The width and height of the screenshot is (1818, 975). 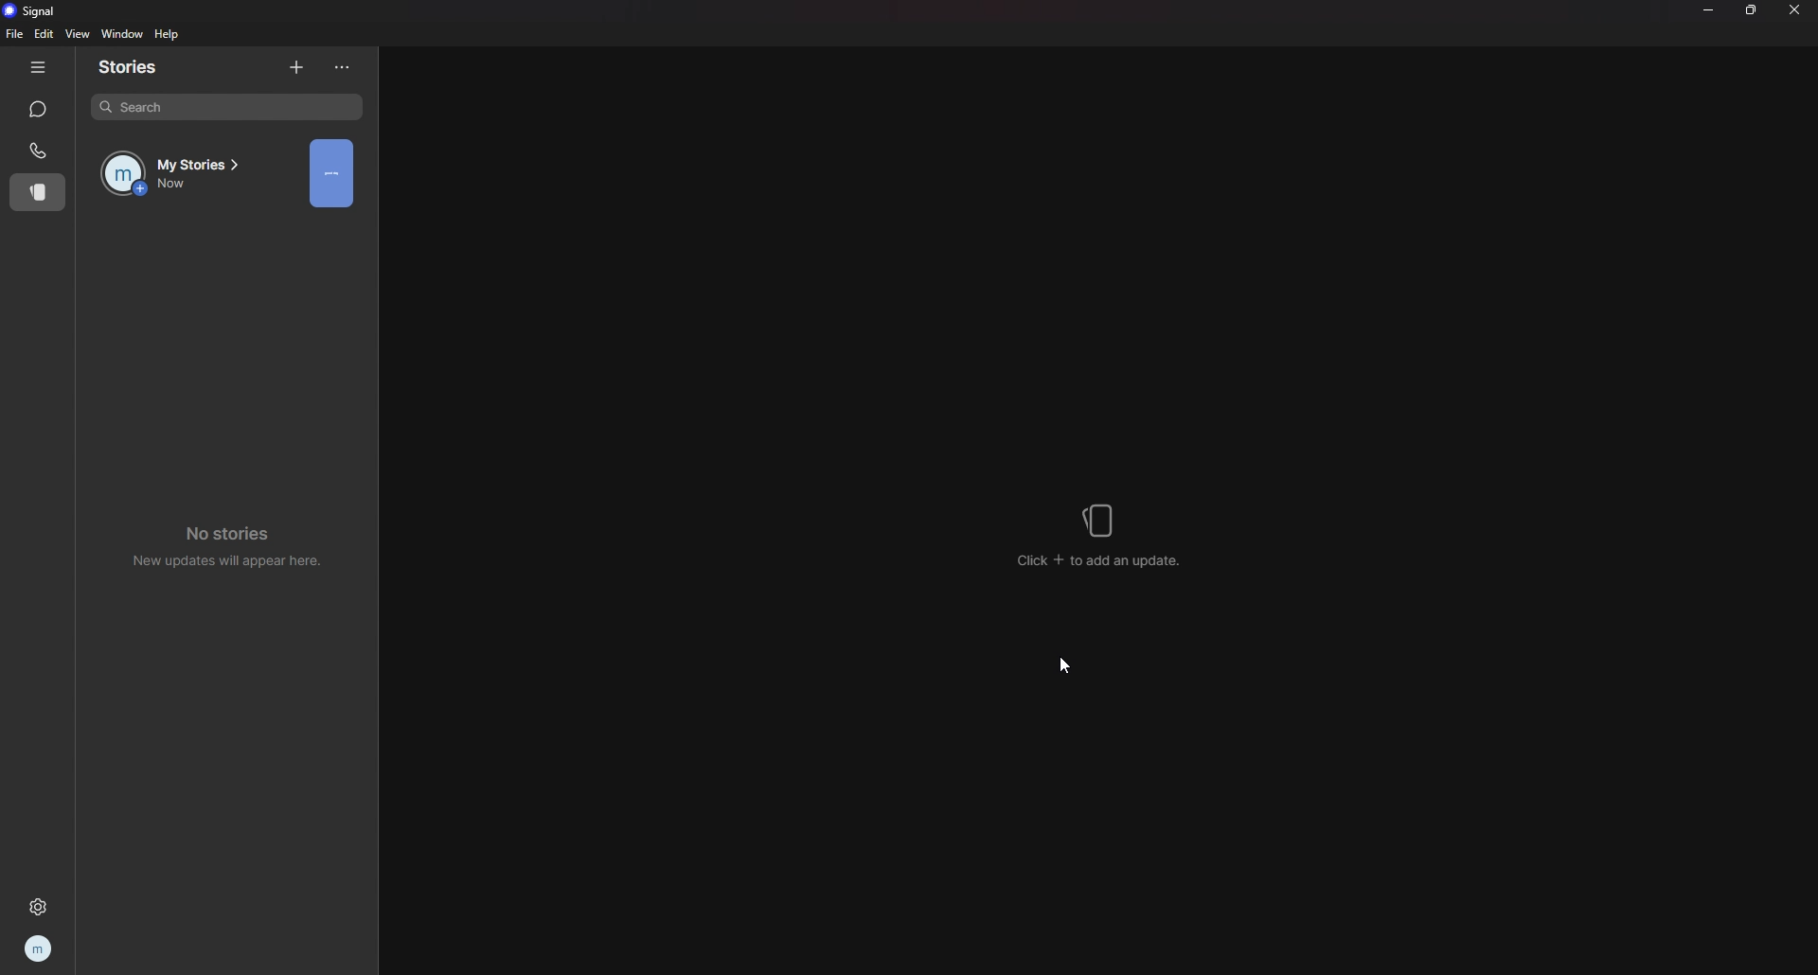 What do you see at coordinates (1708, 9) in the screenshot?
I see `minimize` at bounding box center [1708, 9].